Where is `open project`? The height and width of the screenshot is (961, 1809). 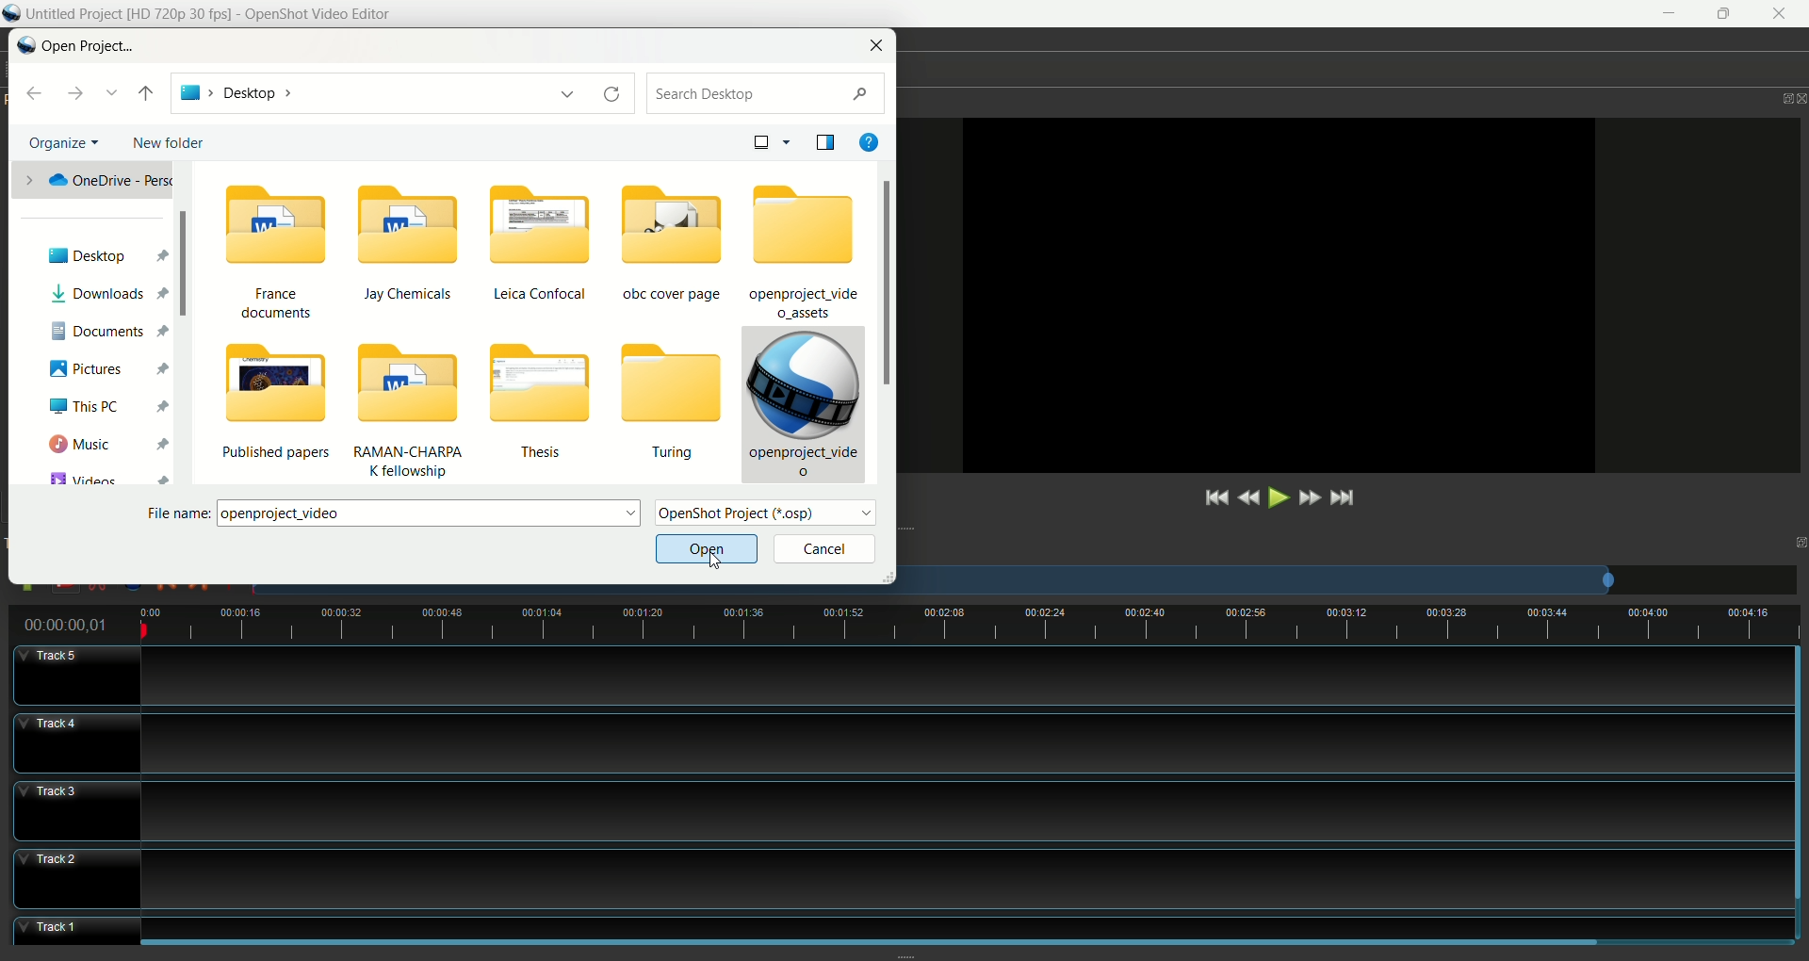 open project is located at coordinates (87, 48).